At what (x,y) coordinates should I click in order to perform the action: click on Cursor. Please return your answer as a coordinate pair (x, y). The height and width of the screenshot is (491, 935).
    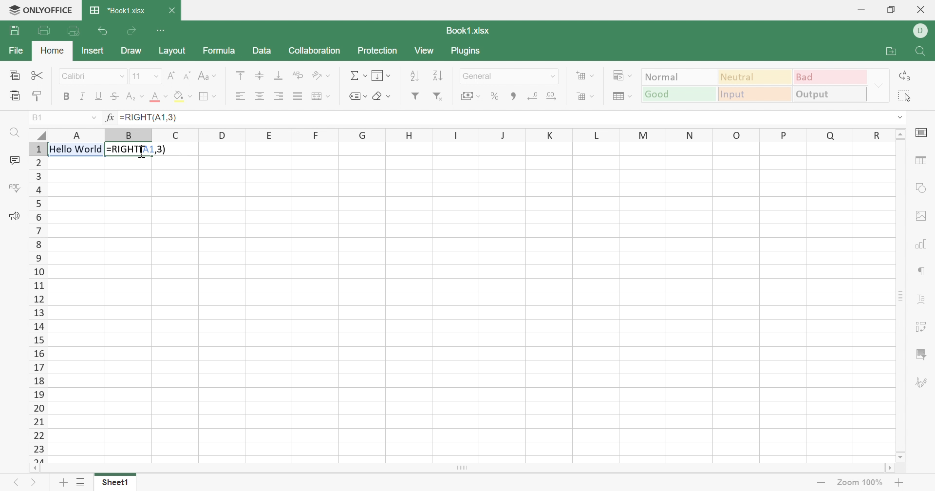
    Looking at the image, I should click on (141, 151).